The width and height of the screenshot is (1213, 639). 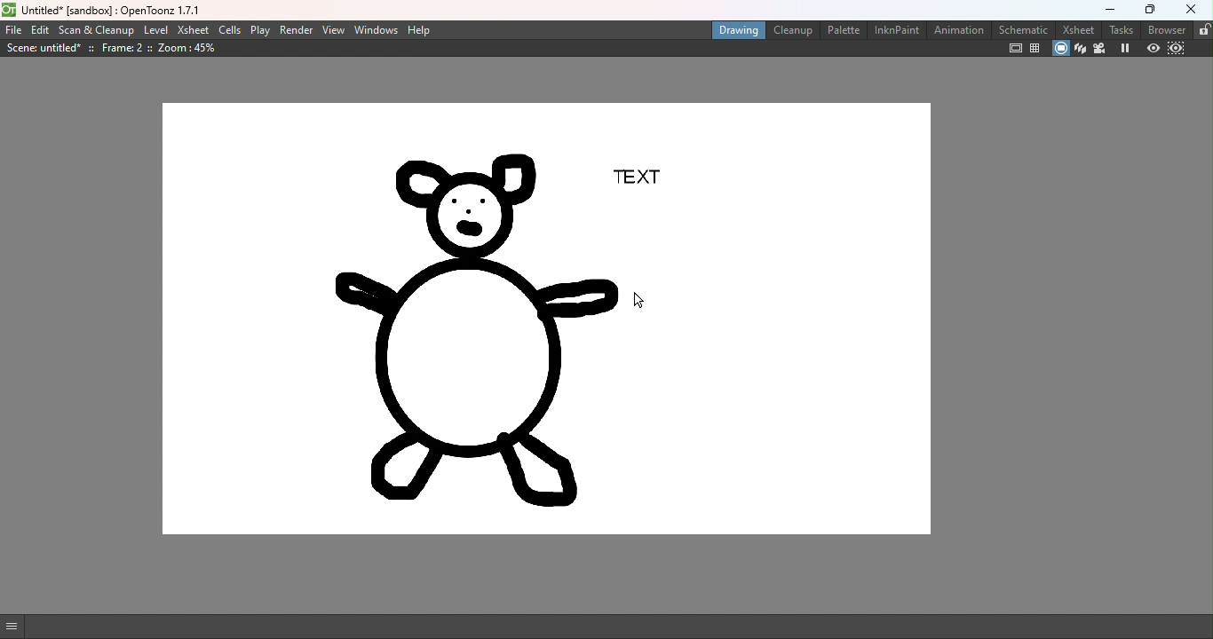 What do you see at coordinates (297, 29) in the screenshot?
I see `Render` at bounding box center [297, 29].